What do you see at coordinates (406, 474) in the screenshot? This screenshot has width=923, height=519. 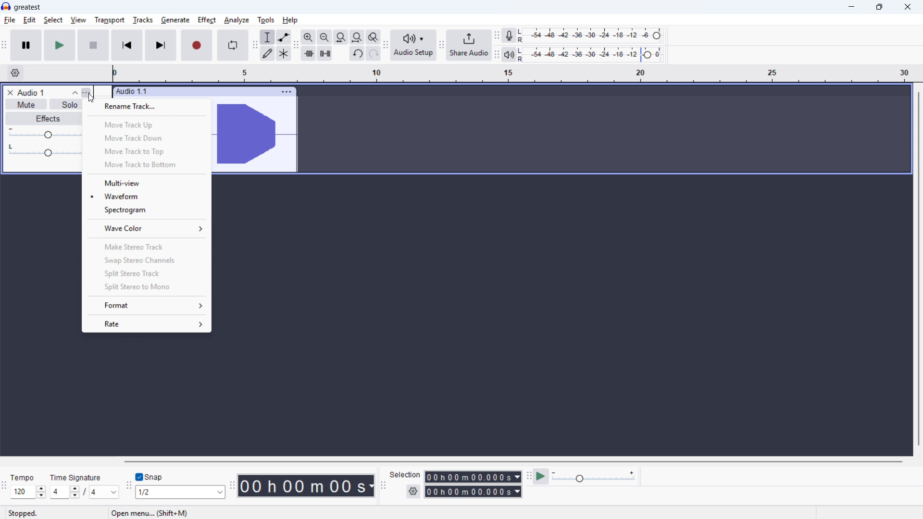 I see `selection` at bounding box center [406, 474].